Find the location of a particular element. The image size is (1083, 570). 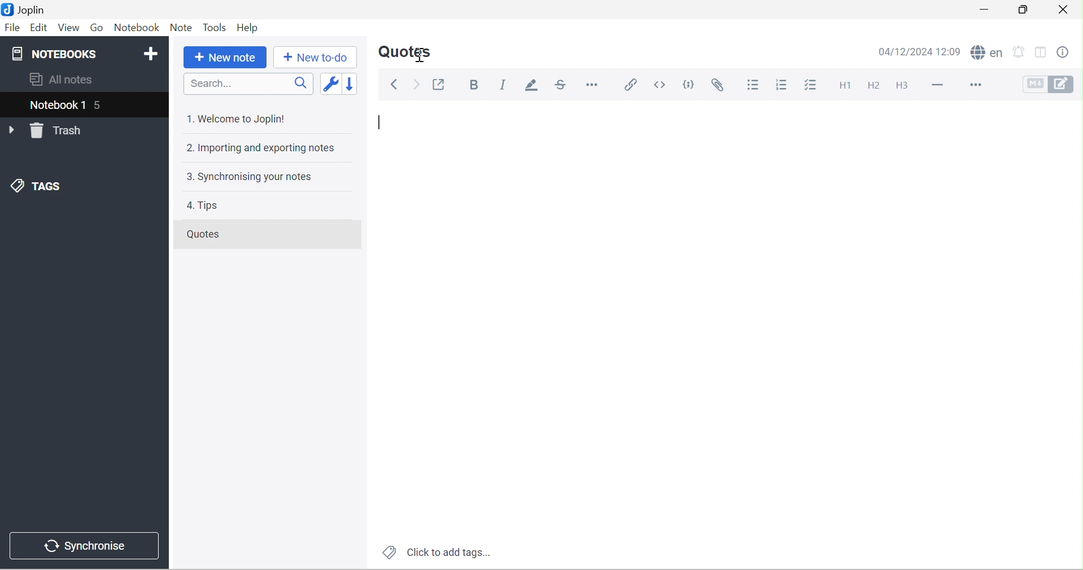

Help is located at coordinates (250, 27).